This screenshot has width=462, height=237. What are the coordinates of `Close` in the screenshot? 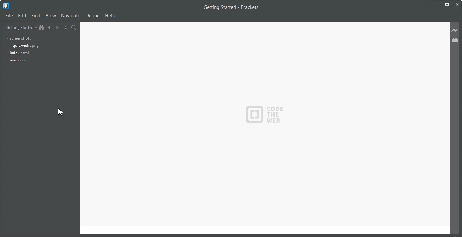 It's located at (457, 4).